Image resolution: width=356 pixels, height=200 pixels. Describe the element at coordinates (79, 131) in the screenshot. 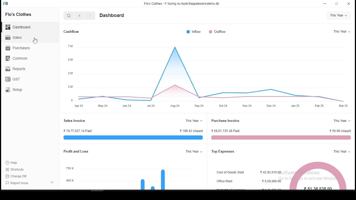

I see `270,77,027.14 Paid` at that location.